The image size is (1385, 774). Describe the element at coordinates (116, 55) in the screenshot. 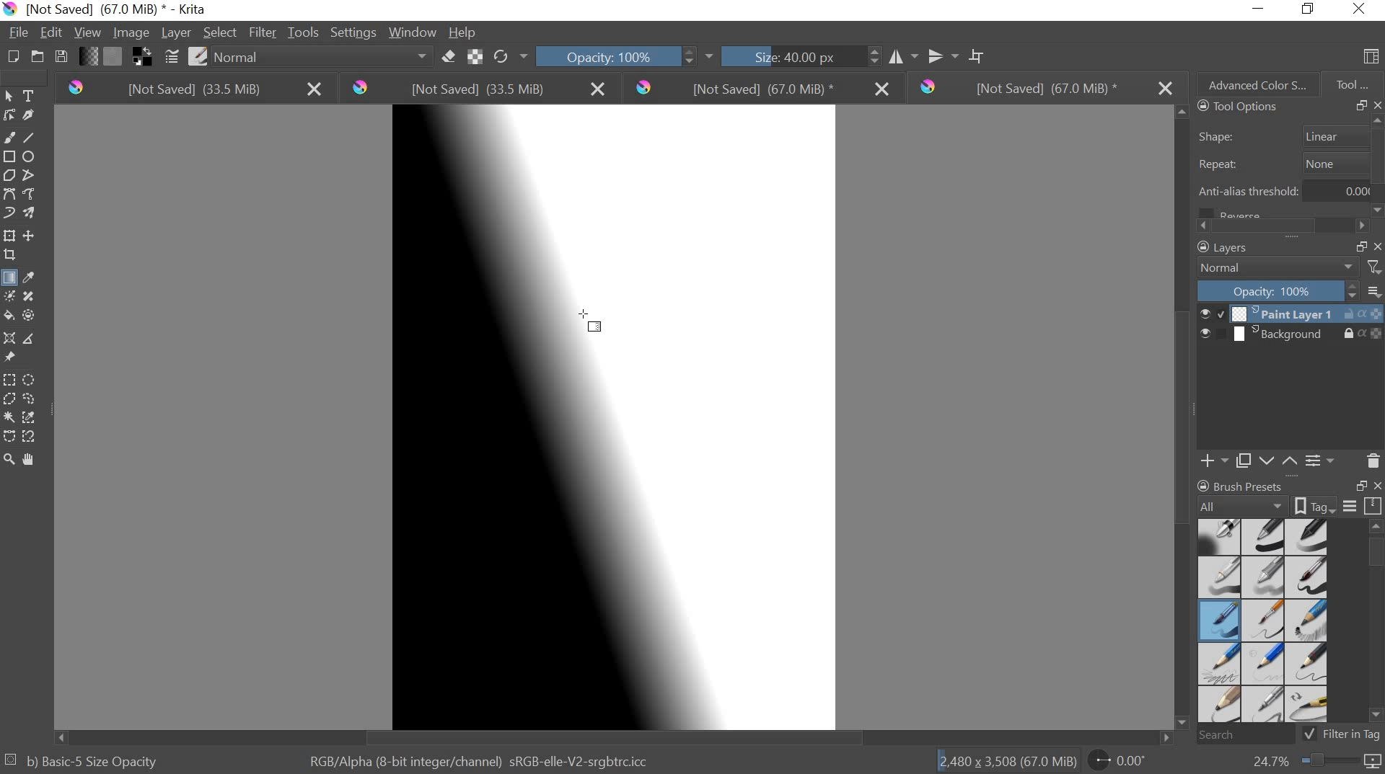

I see `FILL PATTERNS` at that location.